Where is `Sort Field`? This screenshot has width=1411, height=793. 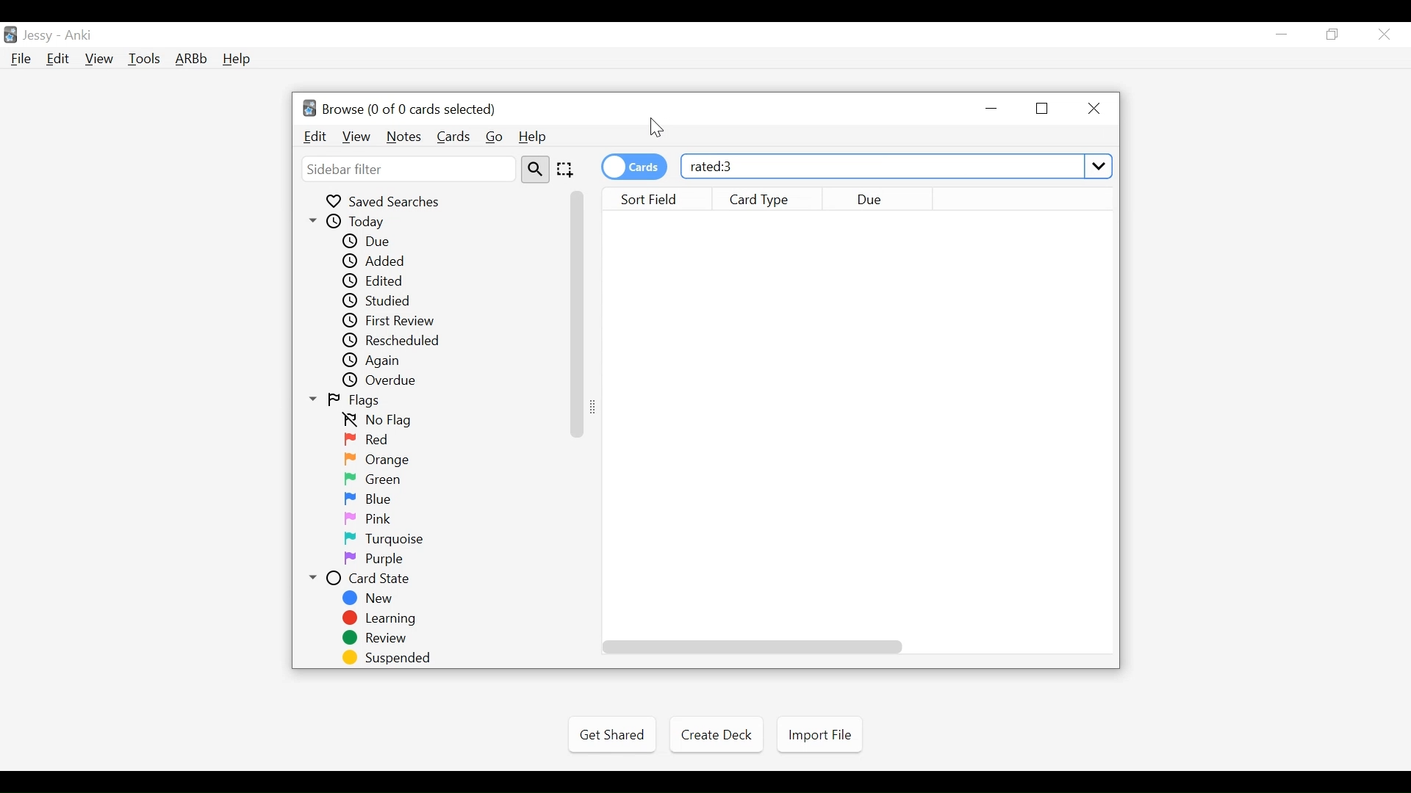
Sort Field is located at coordinates (652, 199).